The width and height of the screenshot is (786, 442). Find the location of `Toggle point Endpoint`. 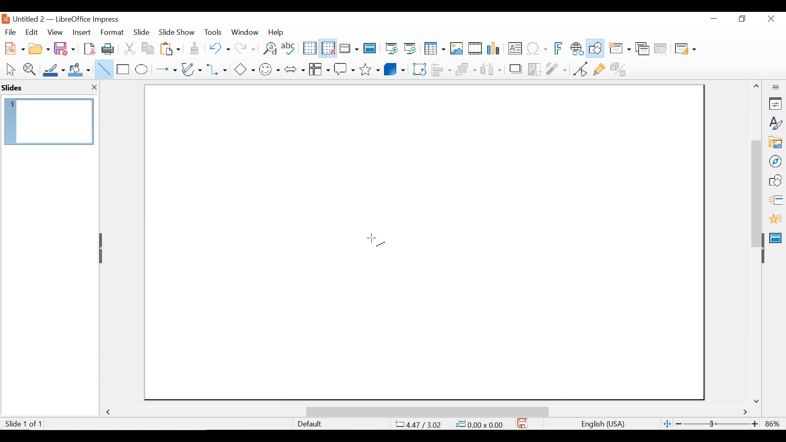

Toggle point Endpoint is located at coordinates (579, 69).